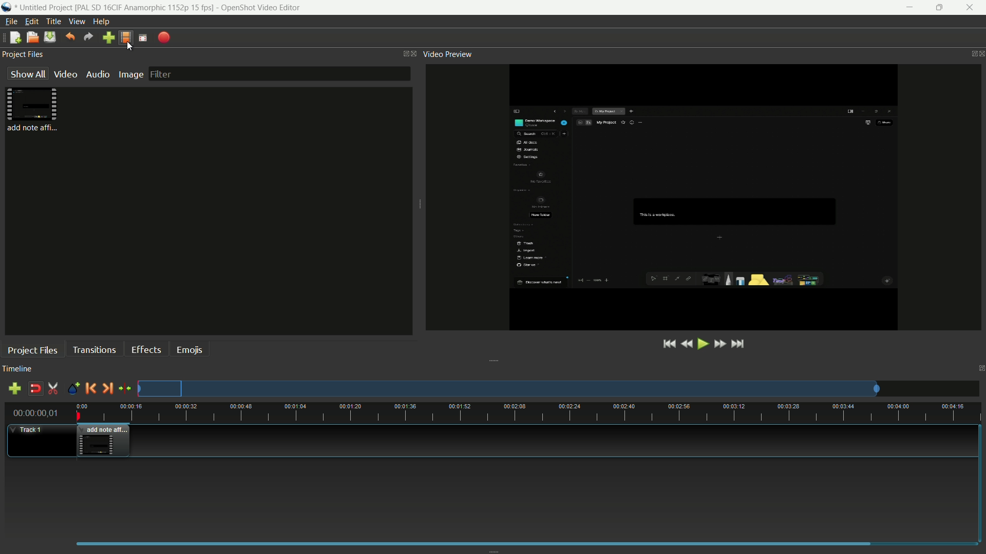  Describe the element at coordinates (262, 8) in the screenshot. I see `app name` at that location.